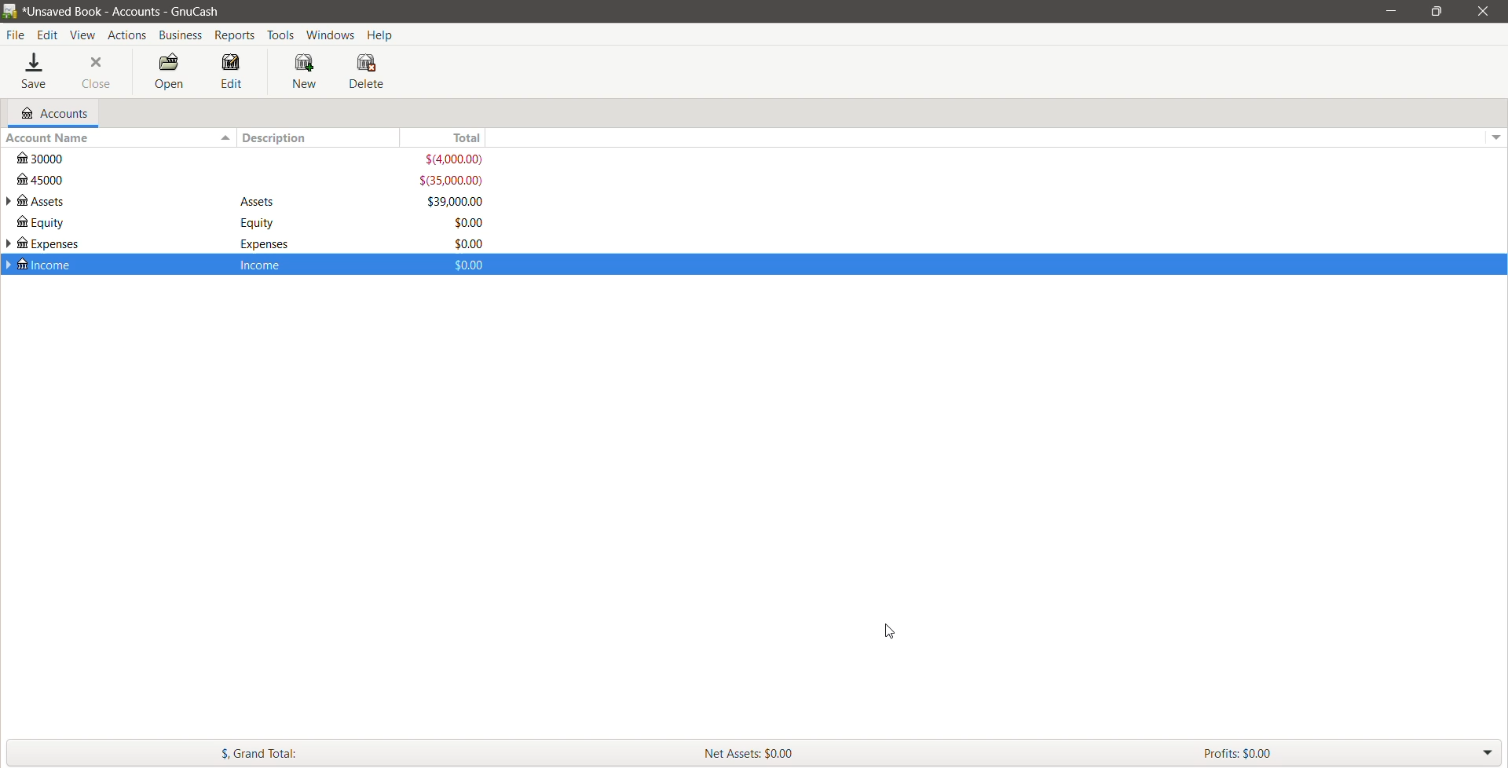 This screenshot has width=1508, height=768. I want to click on details of the account "30000", so click(253, 159).